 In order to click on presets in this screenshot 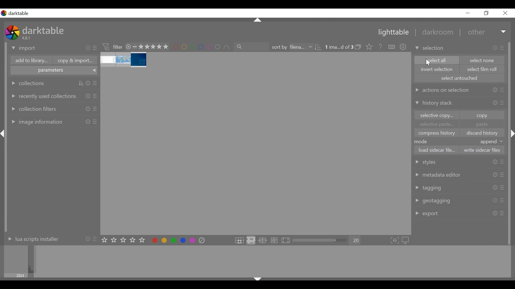, I will do `click(502, 214)`.